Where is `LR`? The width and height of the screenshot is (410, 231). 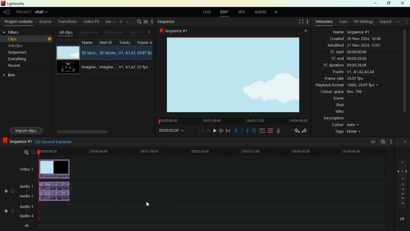 LR is located at coordinates (402, 218).